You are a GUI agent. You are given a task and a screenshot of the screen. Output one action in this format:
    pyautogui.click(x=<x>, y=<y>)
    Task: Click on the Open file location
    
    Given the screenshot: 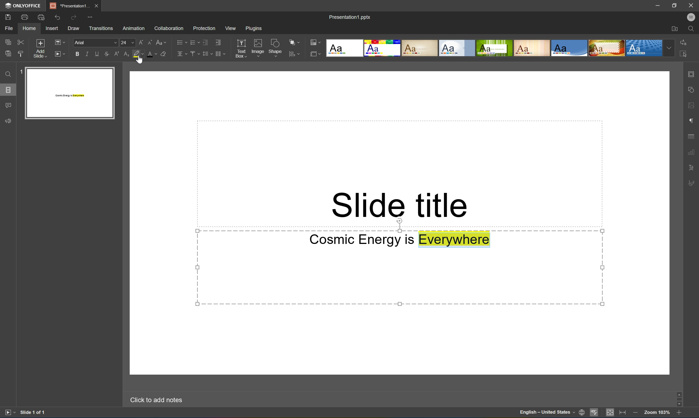 What is the action you would take?
    pyautogui.click(x=675, y=28)
    